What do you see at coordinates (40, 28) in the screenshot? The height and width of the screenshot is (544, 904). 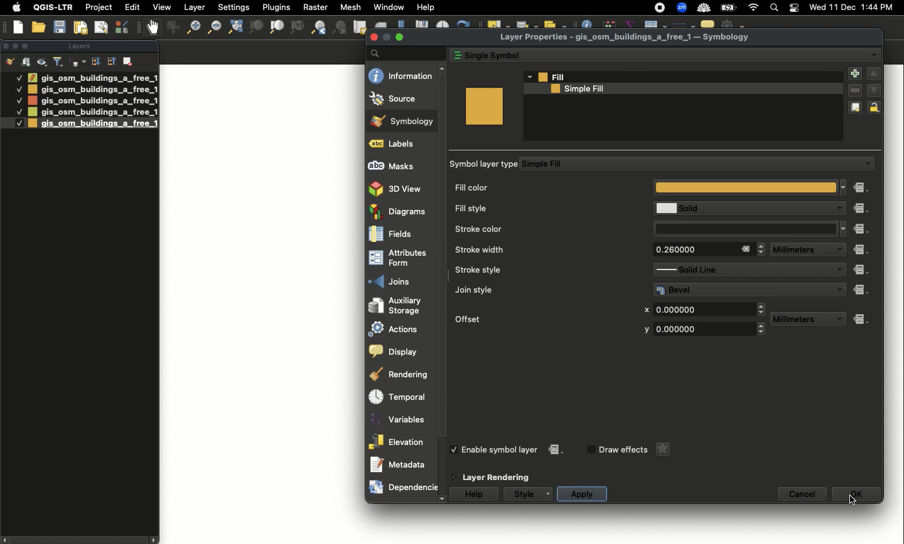 I see `Open` at bounding box center [40, 28].